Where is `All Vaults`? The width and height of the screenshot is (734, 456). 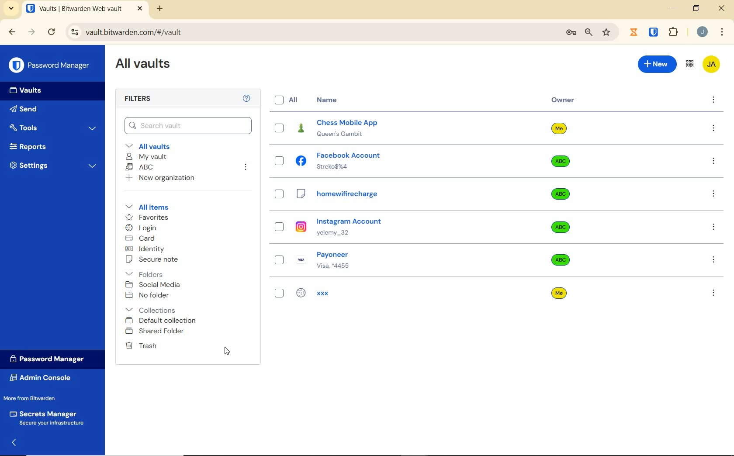 All Vaults is located at coordinates (145, 64).